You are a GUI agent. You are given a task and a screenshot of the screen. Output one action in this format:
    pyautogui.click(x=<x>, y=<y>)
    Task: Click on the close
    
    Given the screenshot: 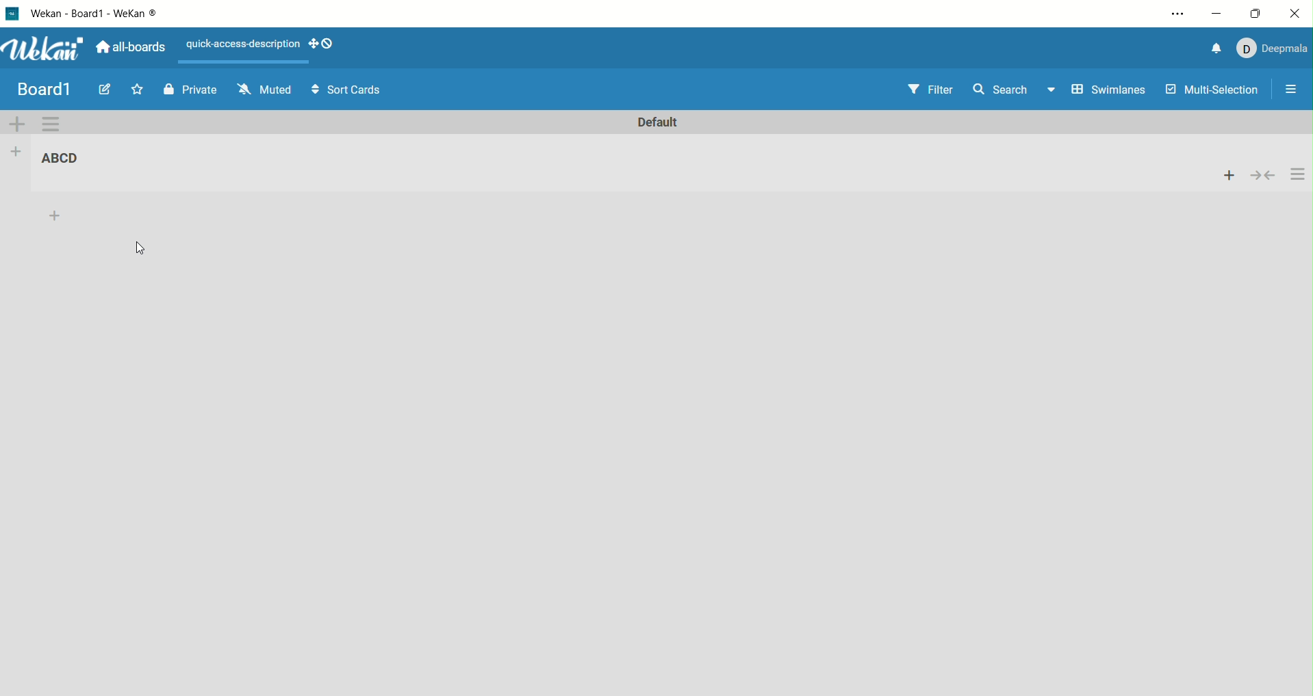 What is the action you would take?
    pyautogui.click(x=1295, y=12)
    